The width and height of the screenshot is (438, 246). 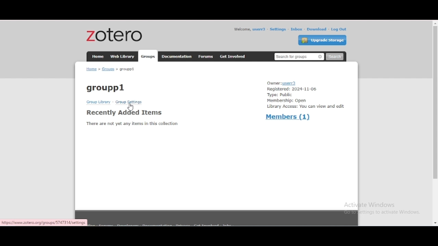 I want to click on membership, so click(x=287, y=101).